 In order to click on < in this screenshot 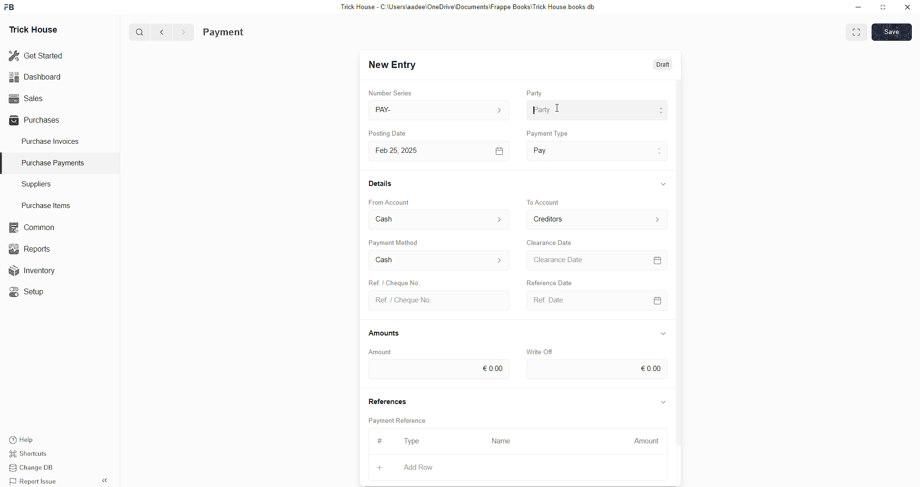, I will do `click(160, 32)`.